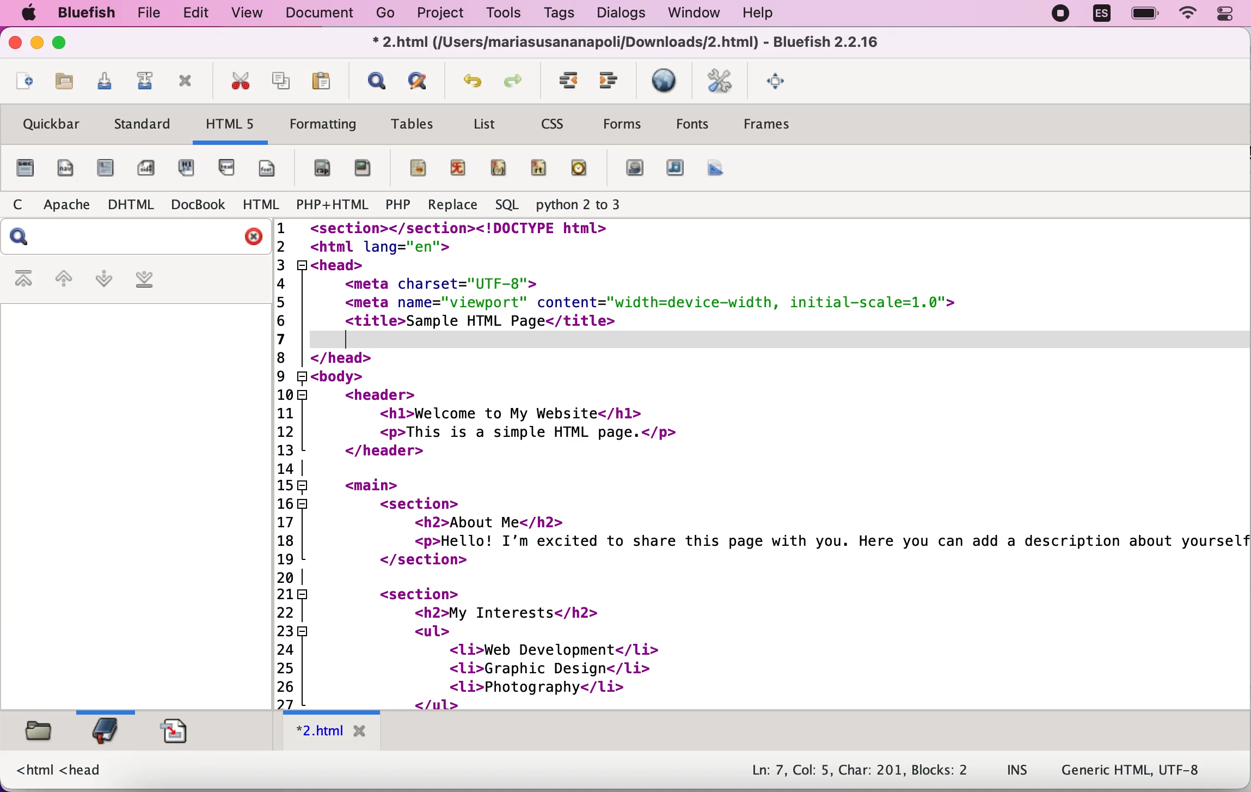  I want to click on edit, so click(202, 14).